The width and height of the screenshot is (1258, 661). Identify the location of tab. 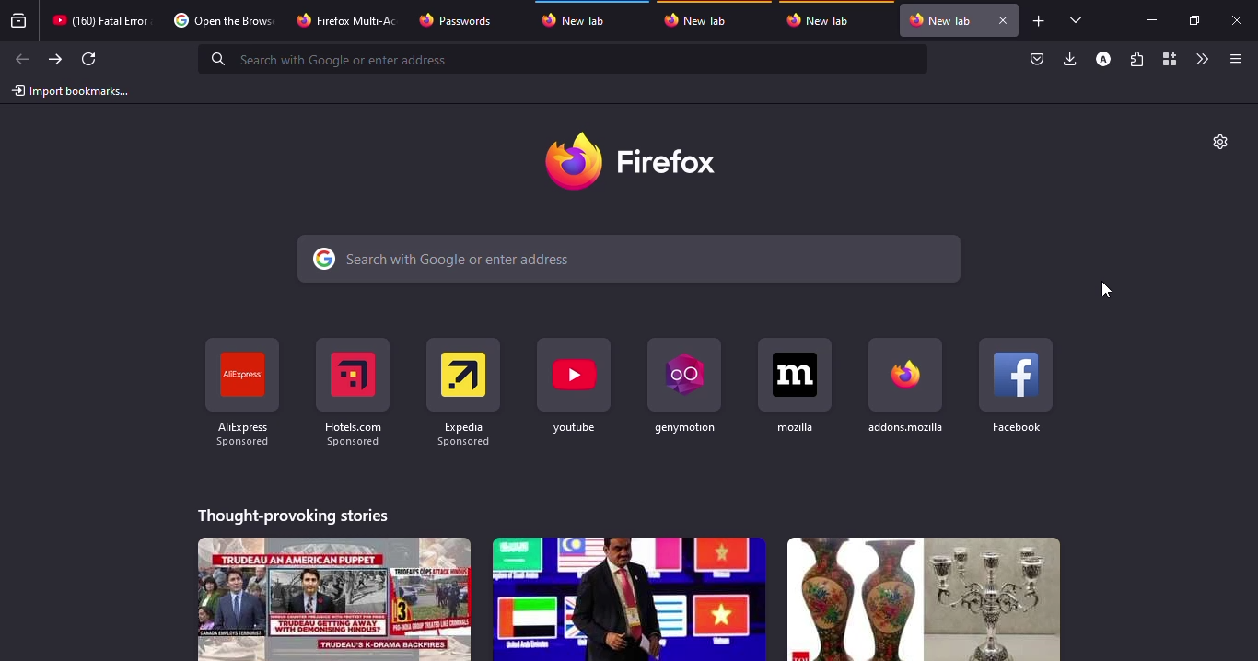
(221, 22).